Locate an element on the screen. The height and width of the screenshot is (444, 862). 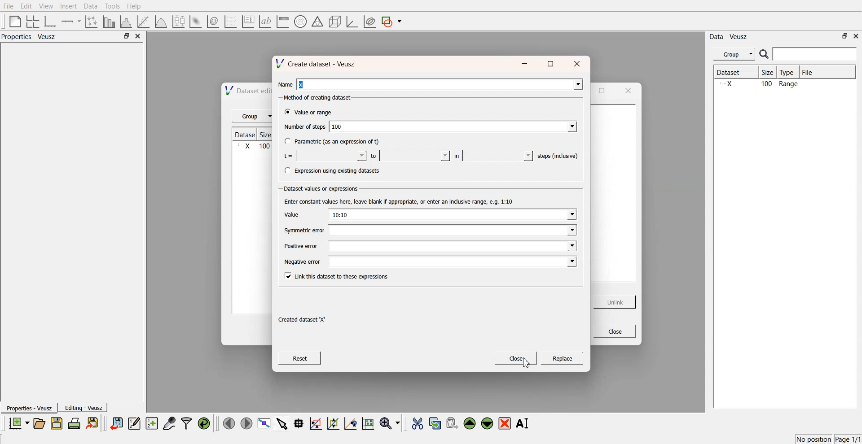
3d shapes is located at coordinates (333, 22).